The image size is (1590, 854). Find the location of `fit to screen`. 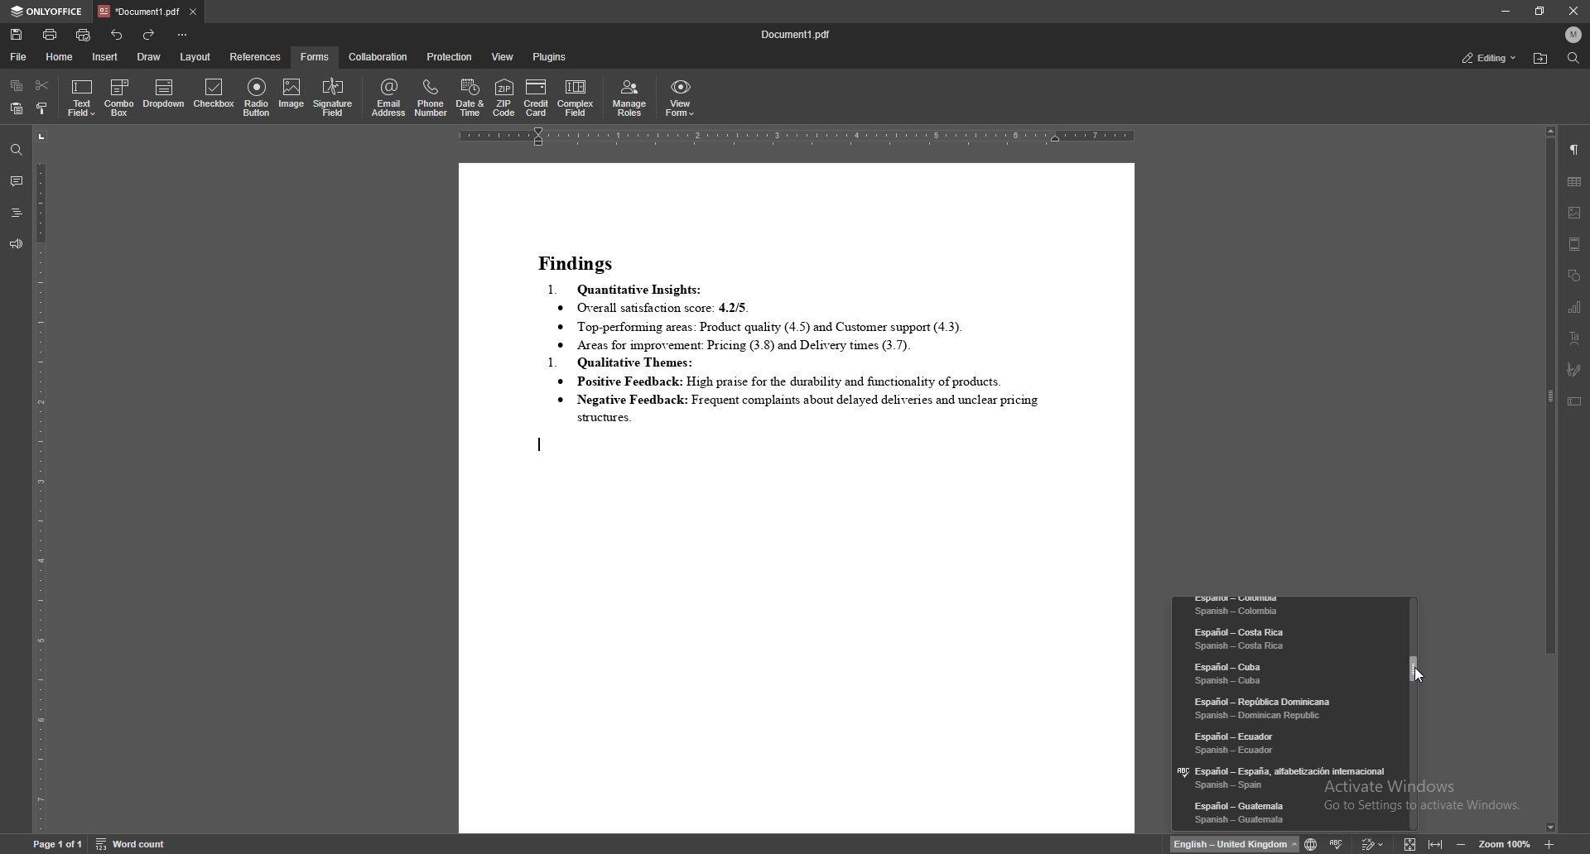

fit to screen is located at coordinates (1407, 843).